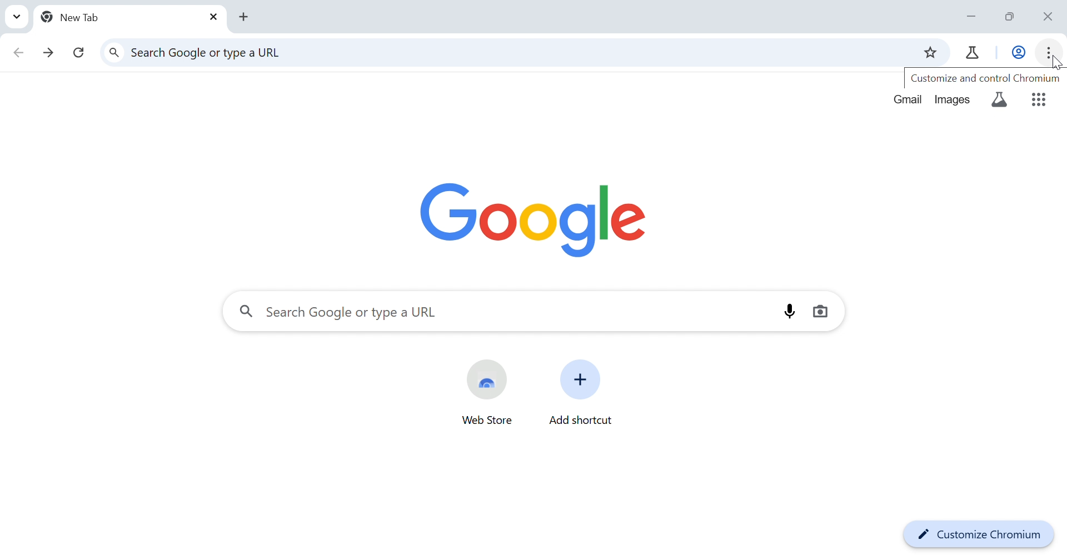  Describe the element at coordinates (1019, 53) in the screenshot. I see `Work` at that location.